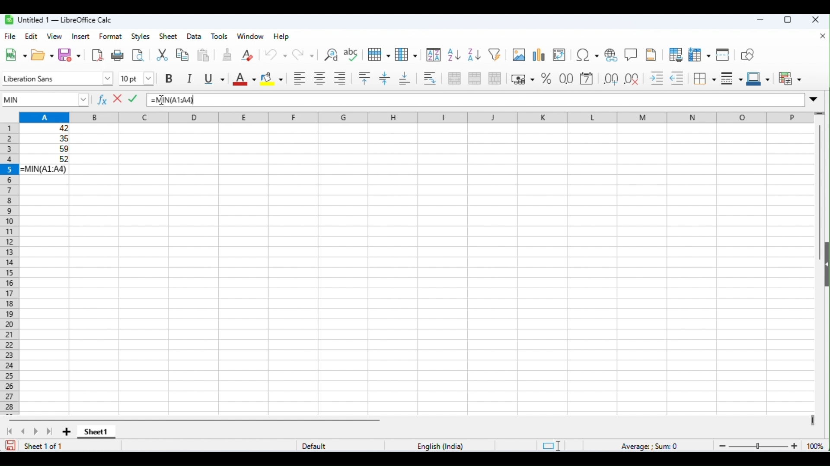 The height and width of the screenshot is (466, 830). Describe the element at coordinates (10, 269) in the screenshot. I see `row numbers` at that location.